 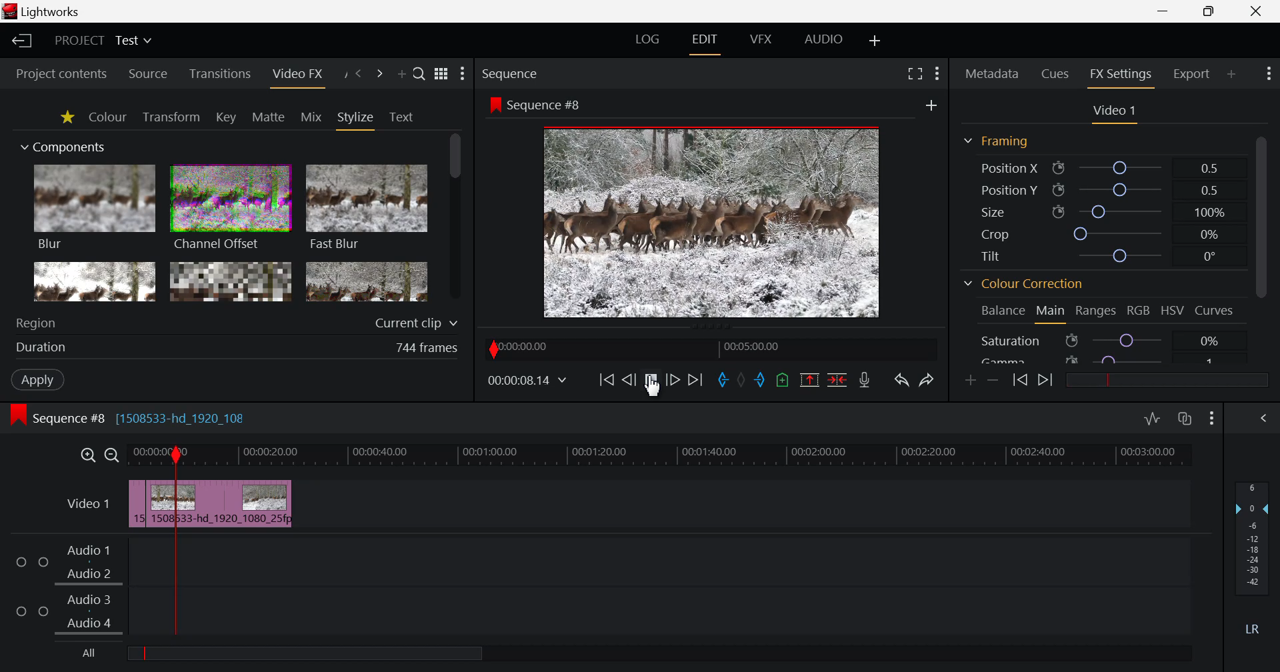 I want to click on Record Voiceover, so click(x=867, y=380).